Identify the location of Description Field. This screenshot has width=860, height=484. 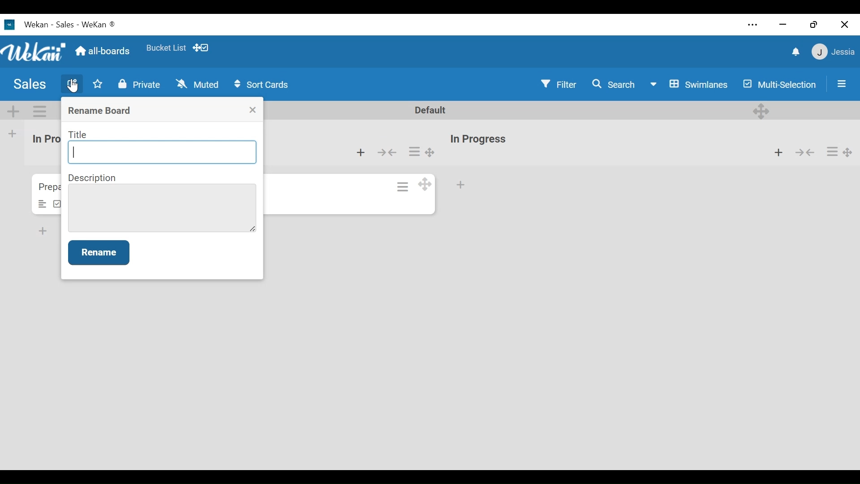
(162, 208).